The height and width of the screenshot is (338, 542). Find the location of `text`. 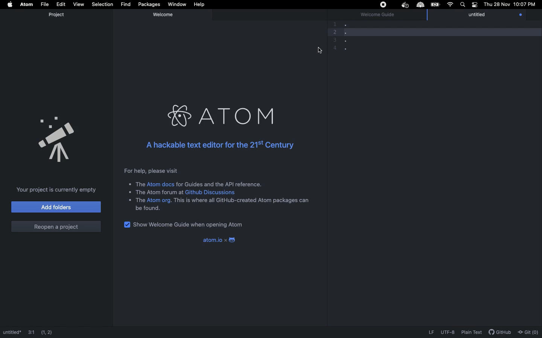

text is located at coordinates (157, 192).